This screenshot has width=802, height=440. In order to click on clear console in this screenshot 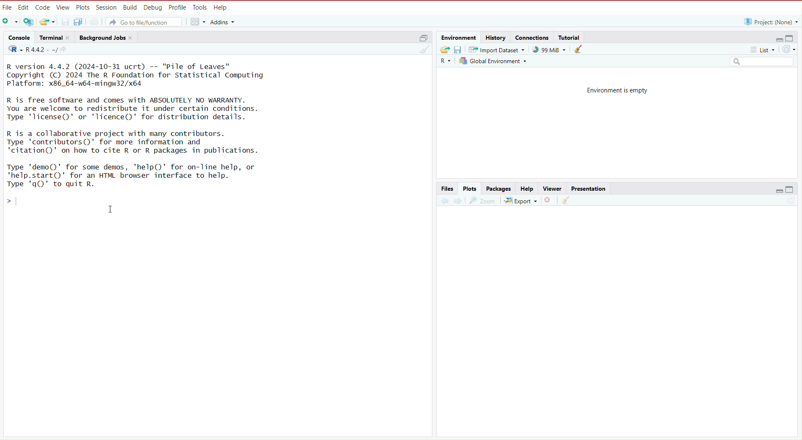, I will do `click(424, 50)`.